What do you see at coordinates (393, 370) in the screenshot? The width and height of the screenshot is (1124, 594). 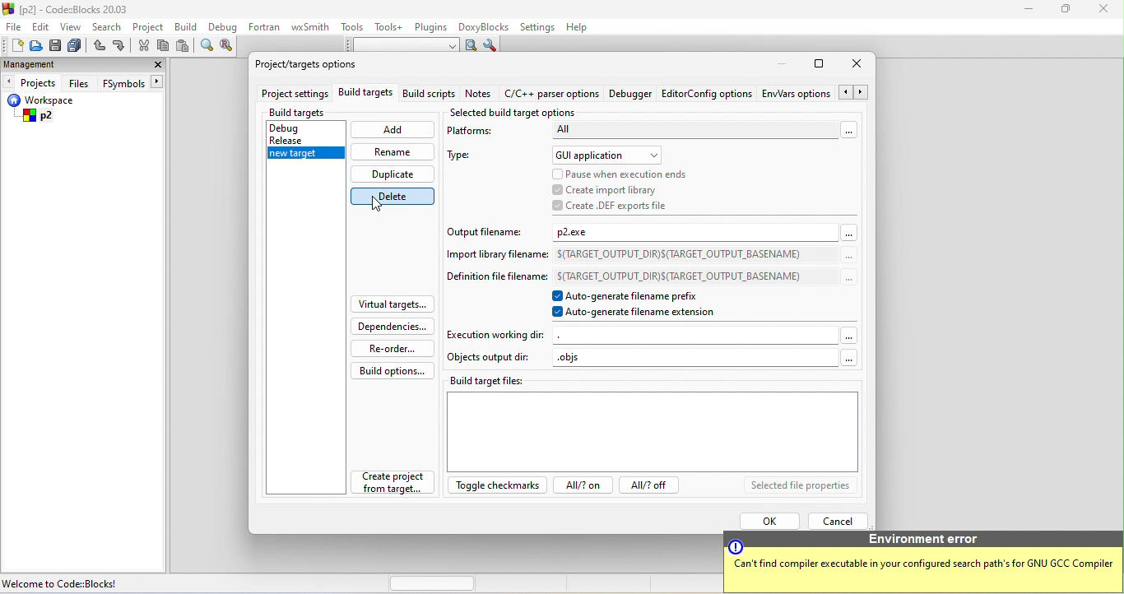 I see `build options` at bounding box center [393, 370].